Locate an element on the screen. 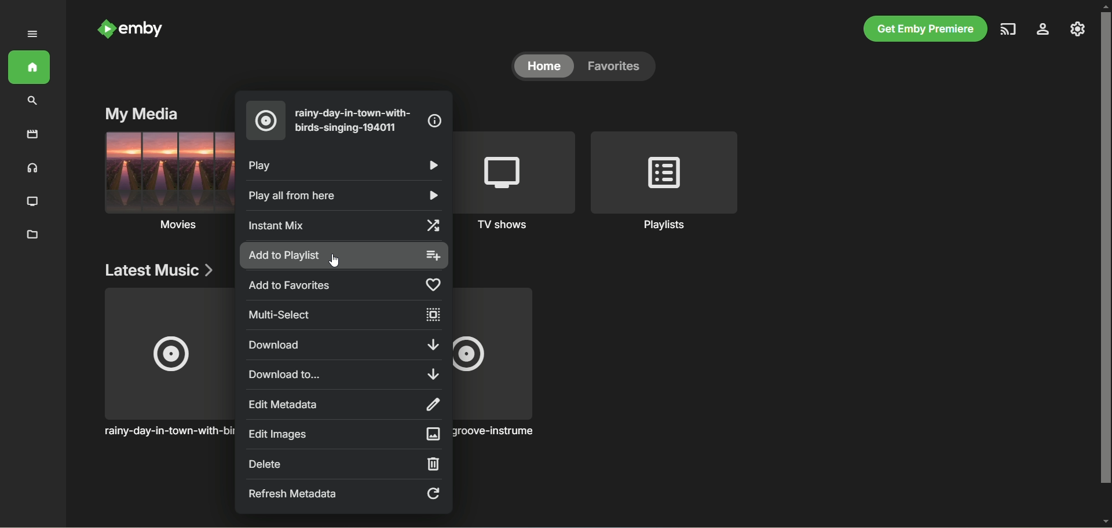 The height and width of the screenshot is (528, 1112). music album is located at coordinates (496, 362).